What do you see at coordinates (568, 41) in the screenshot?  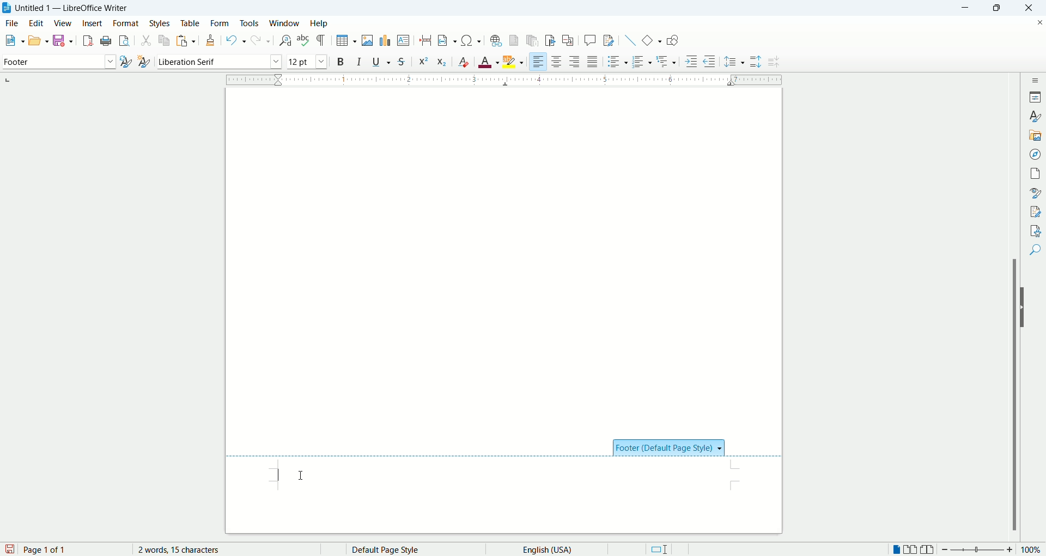 I see `insert cross references` at bounding box center [568, 41].